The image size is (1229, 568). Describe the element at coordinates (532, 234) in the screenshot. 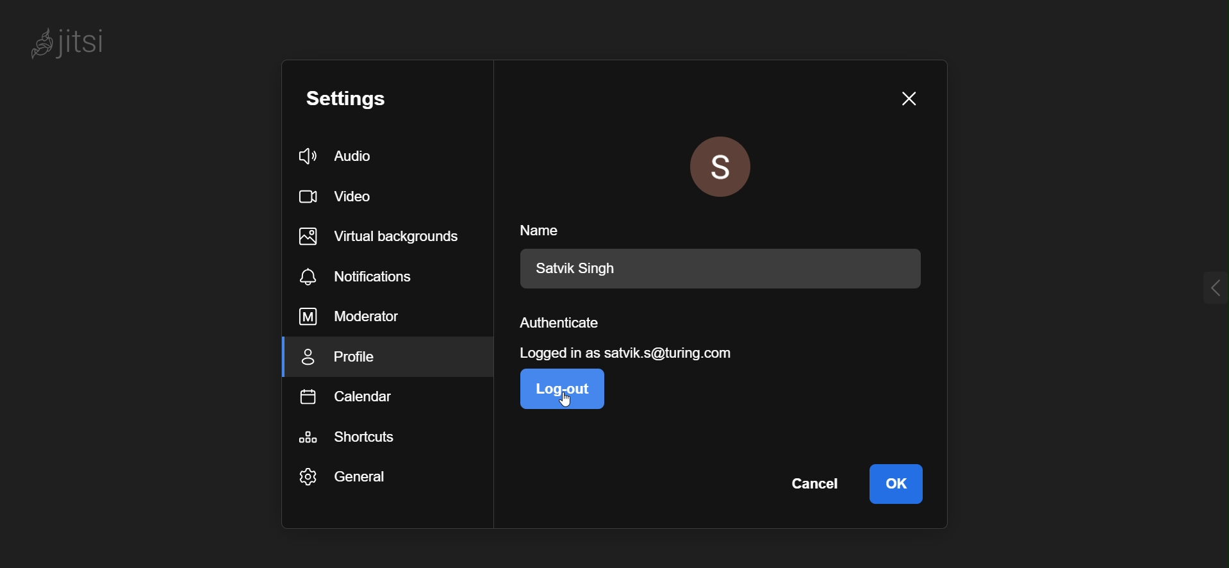

I see `name` at that location.